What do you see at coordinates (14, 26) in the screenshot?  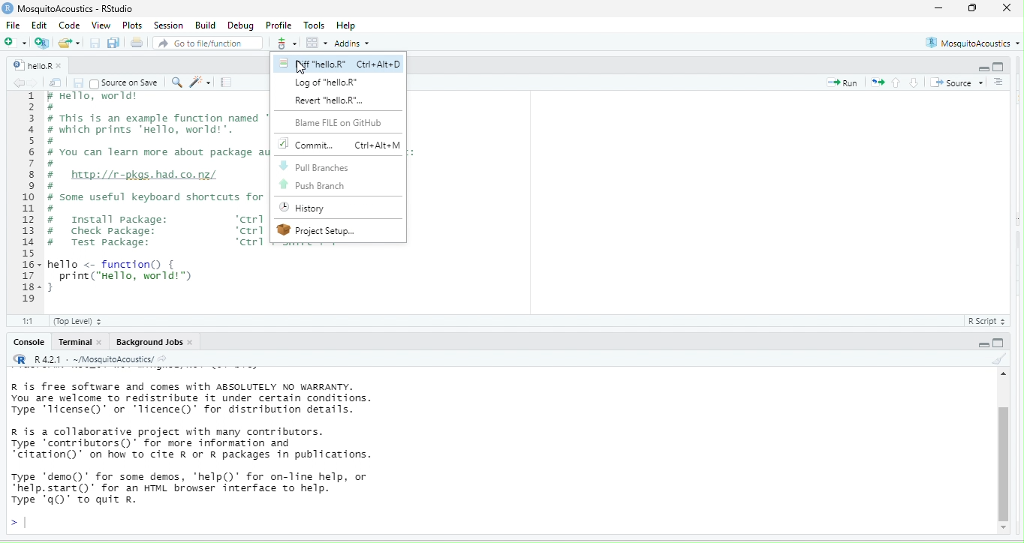 I see `File` at bounding box center [14, 26].